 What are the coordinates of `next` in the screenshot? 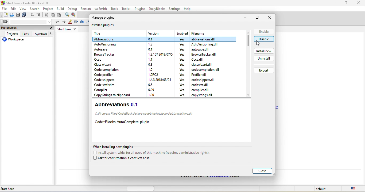 It's located at (63, 22).